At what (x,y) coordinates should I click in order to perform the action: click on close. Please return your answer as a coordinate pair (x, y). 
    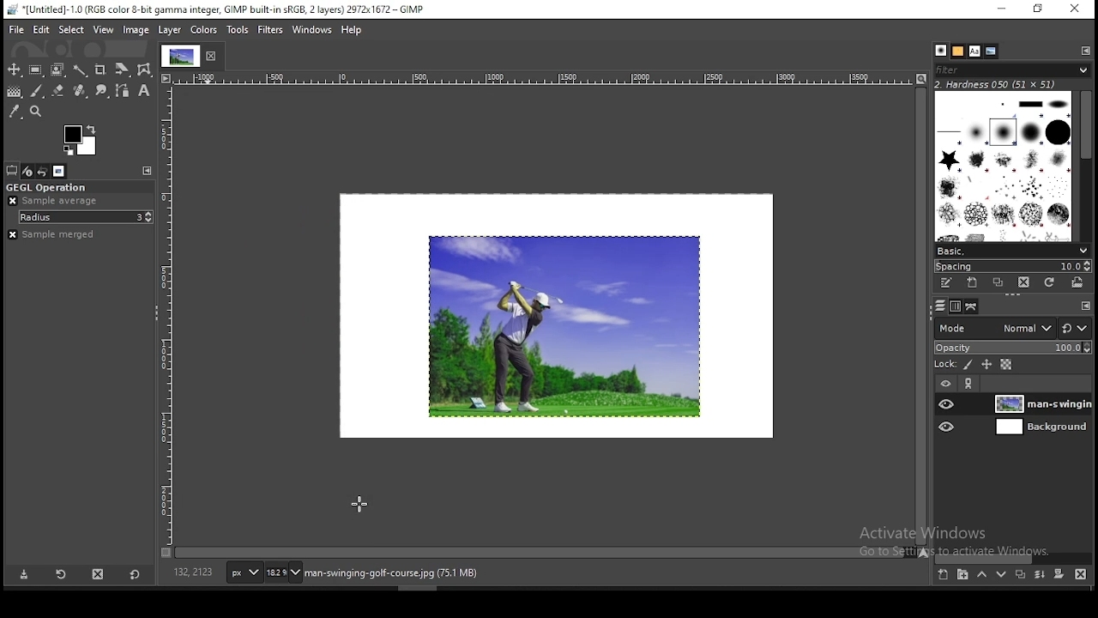
    Looking at the image, I should click on (214, 60).